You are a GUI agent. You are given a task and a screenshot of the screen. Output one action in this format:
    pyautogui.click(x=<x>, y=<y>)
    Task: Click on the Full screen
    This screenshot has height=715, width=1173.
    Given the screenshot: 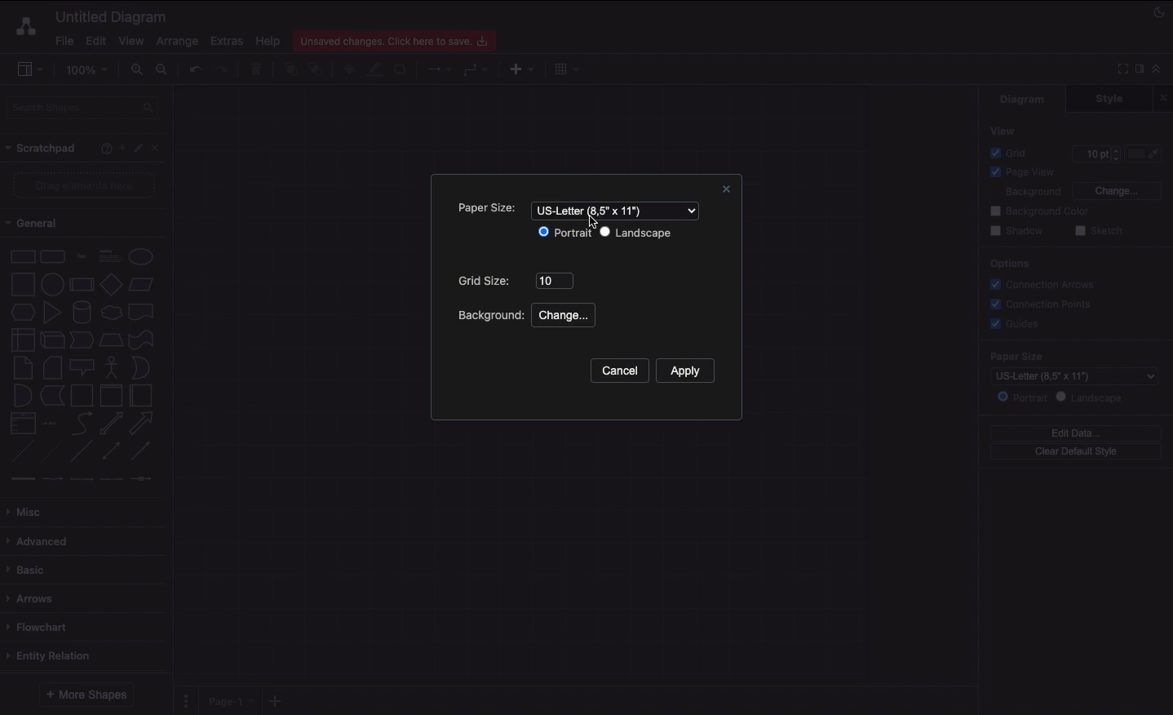 What is the action you would take?
    pyautogui.click(x=1121, y=68)
    